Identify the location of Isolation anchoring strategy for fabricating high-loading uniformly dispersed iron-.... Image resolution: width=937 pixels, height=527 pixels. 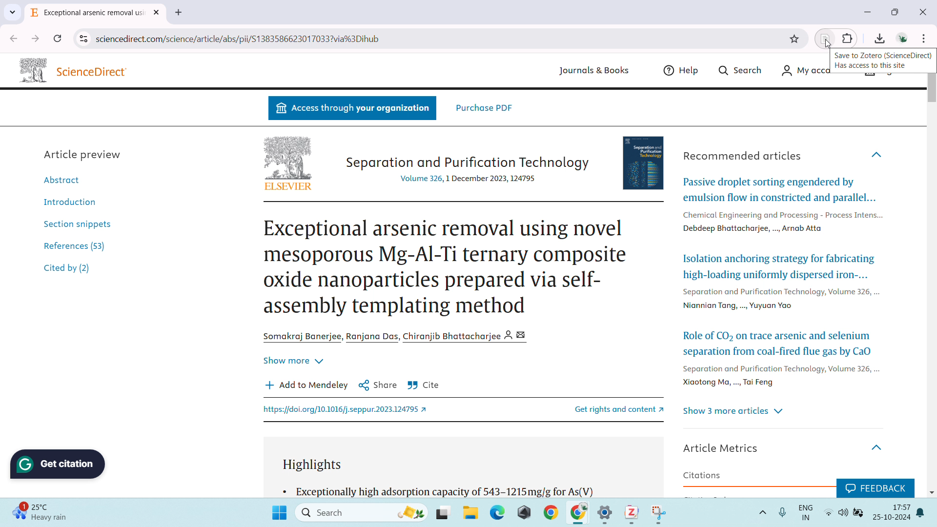
(778, 266).